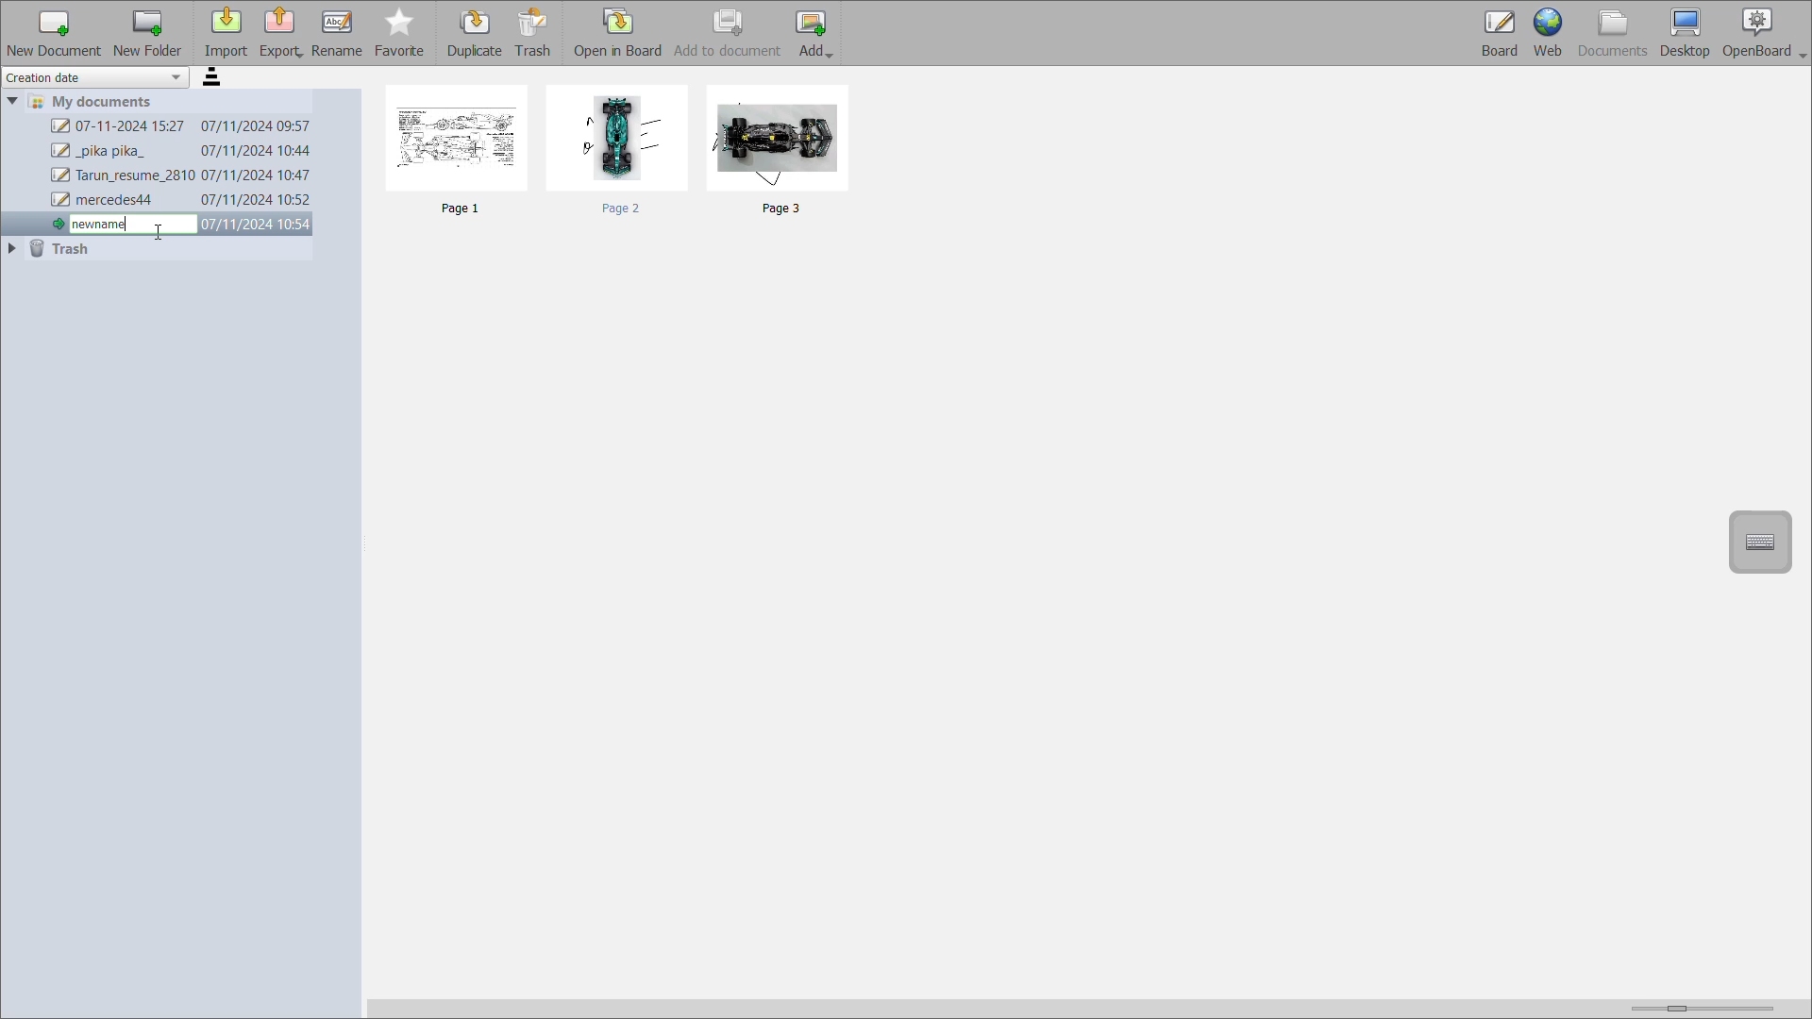  I want to click on display virtual keyboard, so click(1764, 540).